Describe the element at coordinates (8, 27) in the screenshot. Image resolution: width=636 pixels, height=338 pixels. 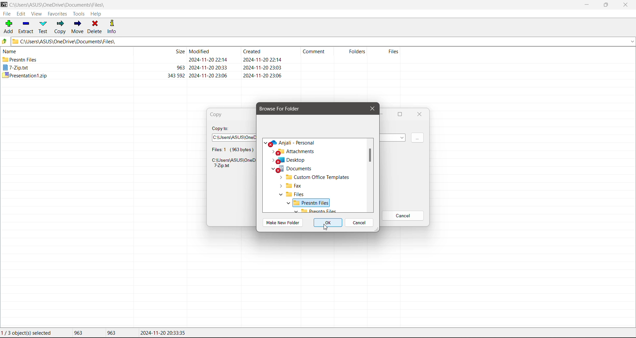
I see `Add` at that location.